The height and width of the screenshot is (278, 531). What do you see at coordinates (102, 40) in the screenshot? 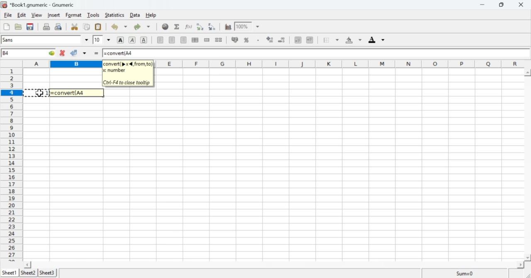
I see `Font Size` at bounding box center [102, 40].